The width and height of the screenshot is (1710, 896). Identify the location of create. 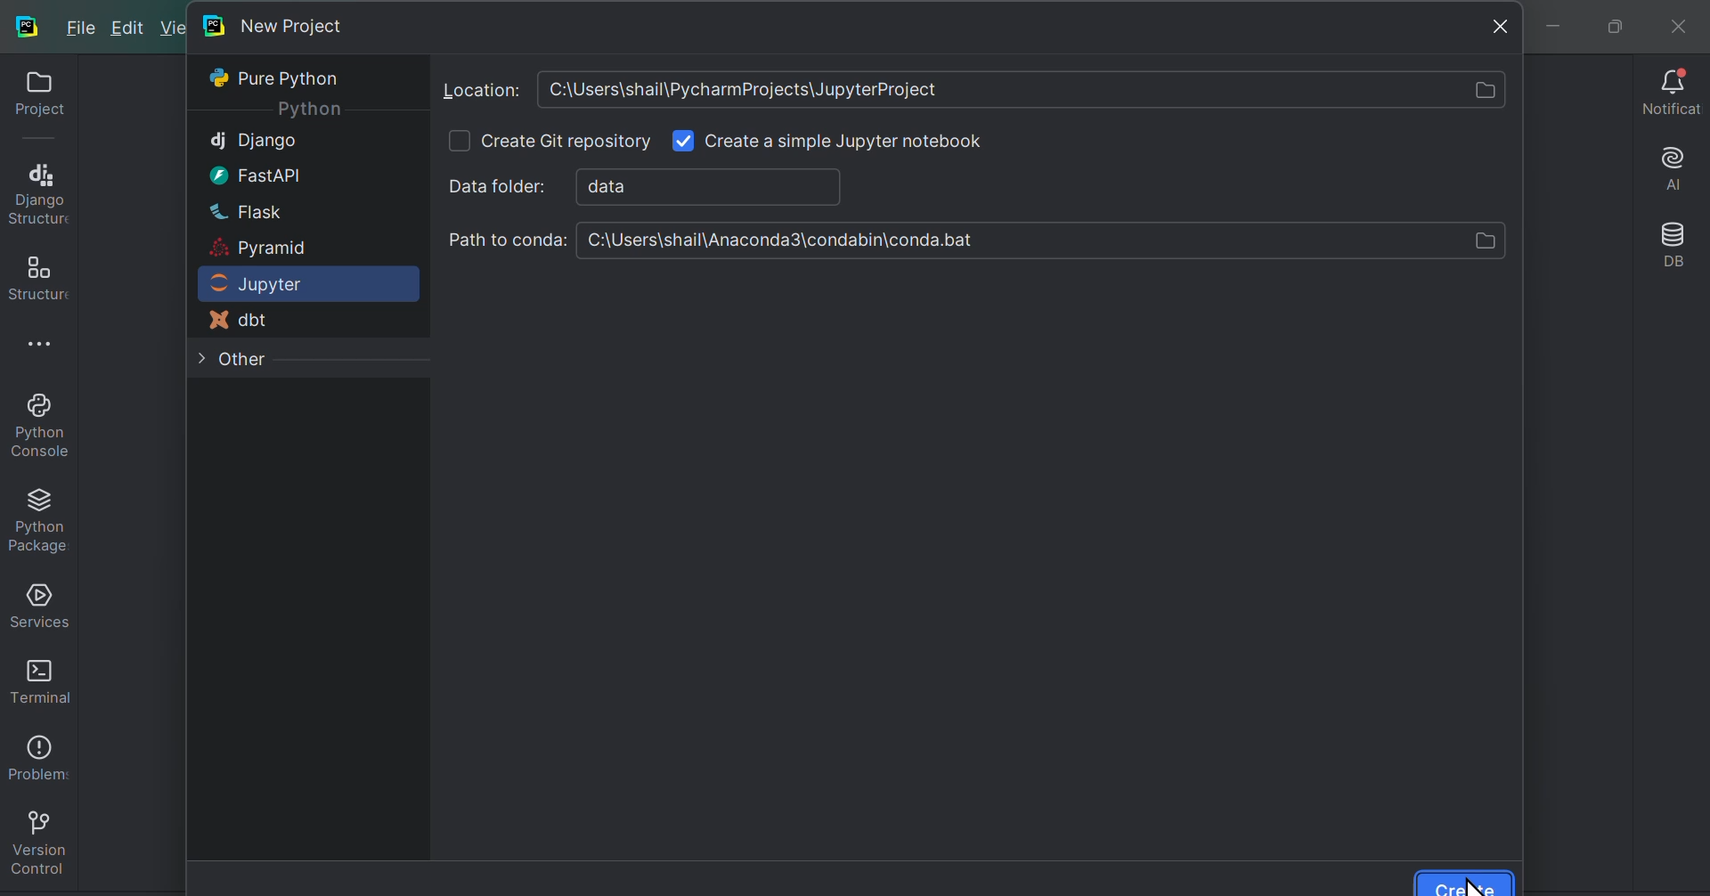
(1464, 882).